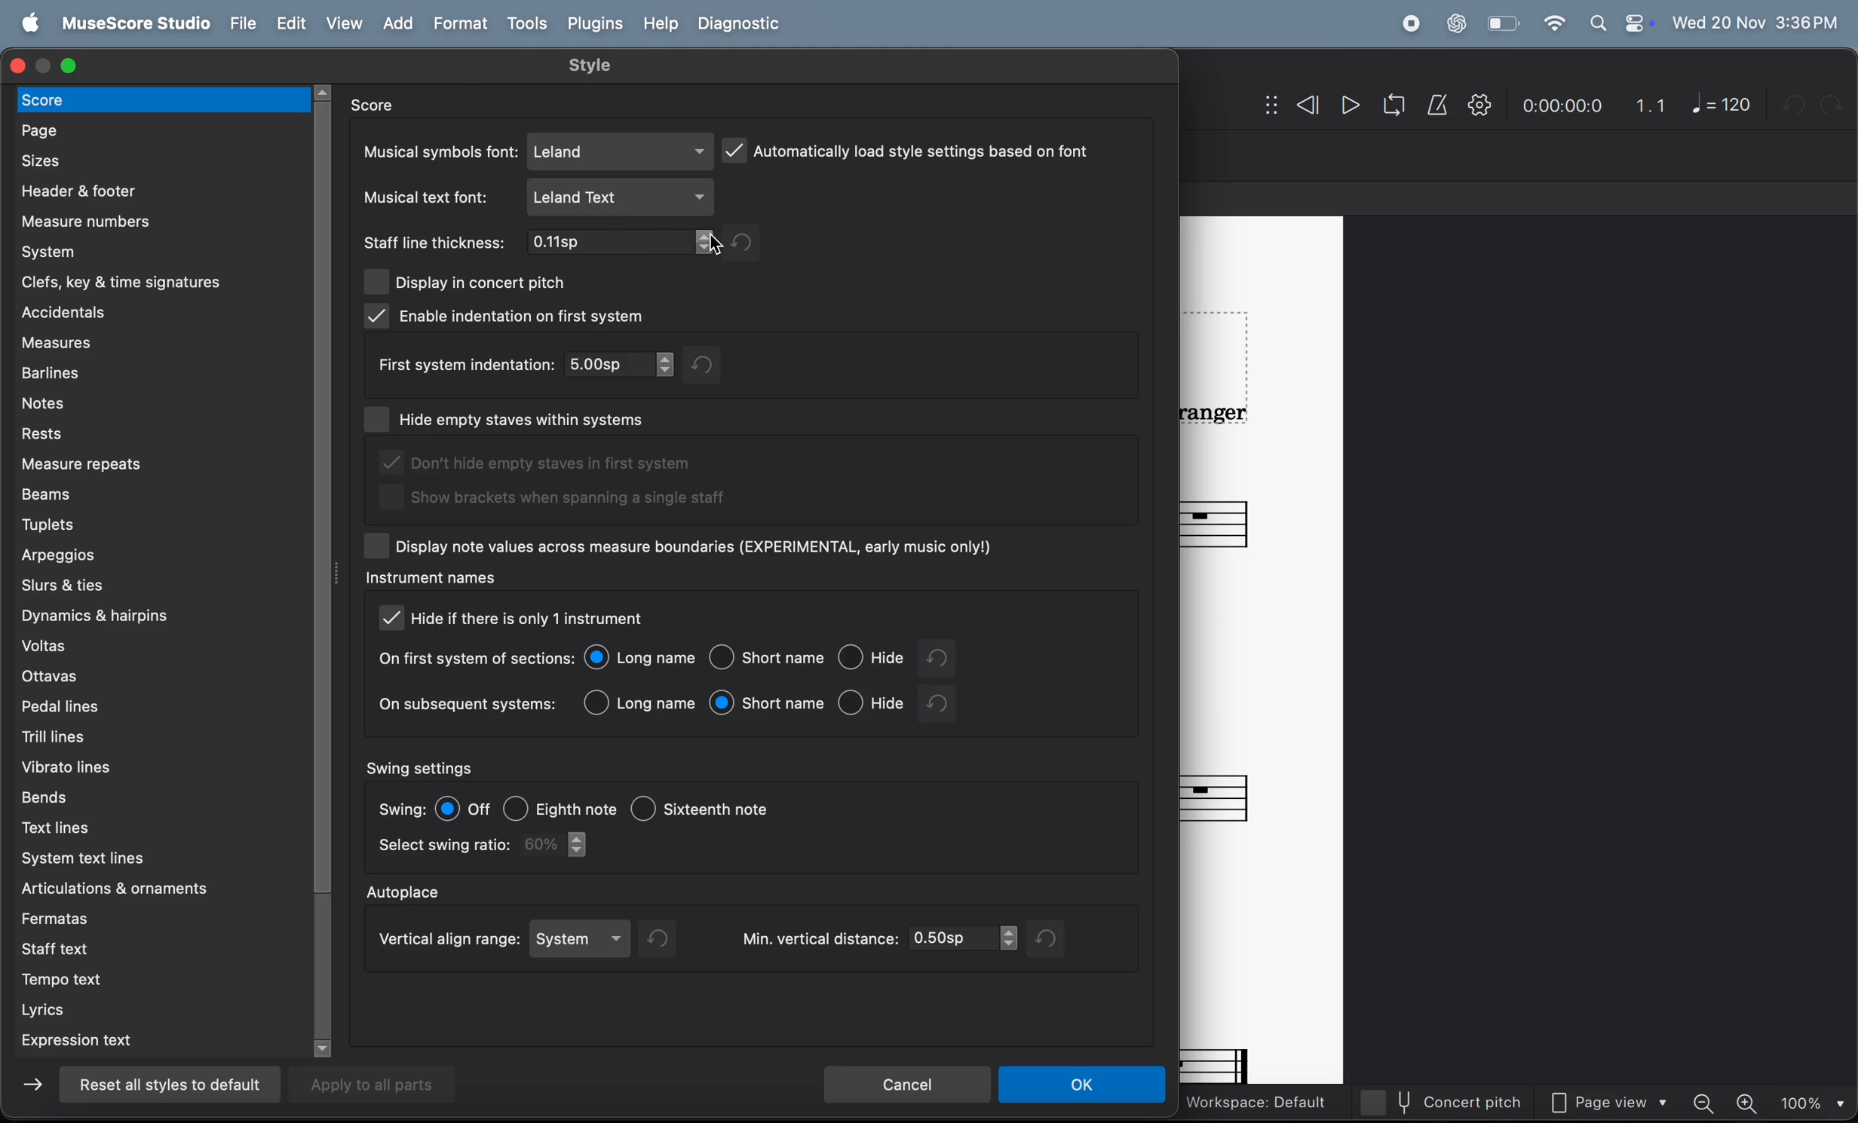  Describe the element at coordinates (1722, 104) in the screenshot. I see `note 120` at that location.